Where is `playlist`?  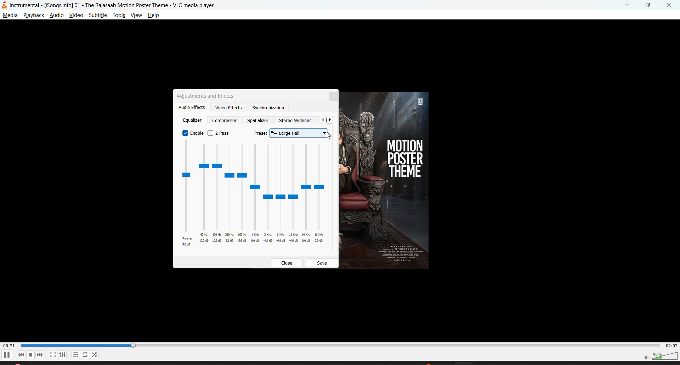 playlist is located at coordinates (76, 354).